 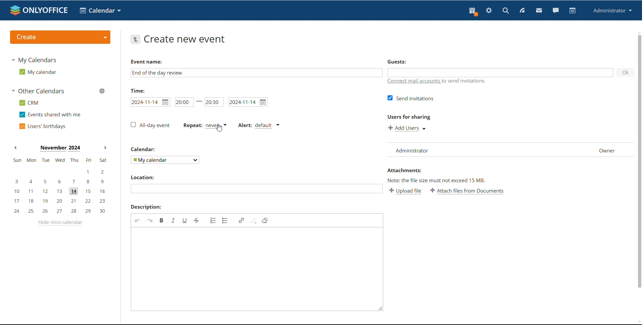 I want to click on unlink, so click(x=253, y=220).